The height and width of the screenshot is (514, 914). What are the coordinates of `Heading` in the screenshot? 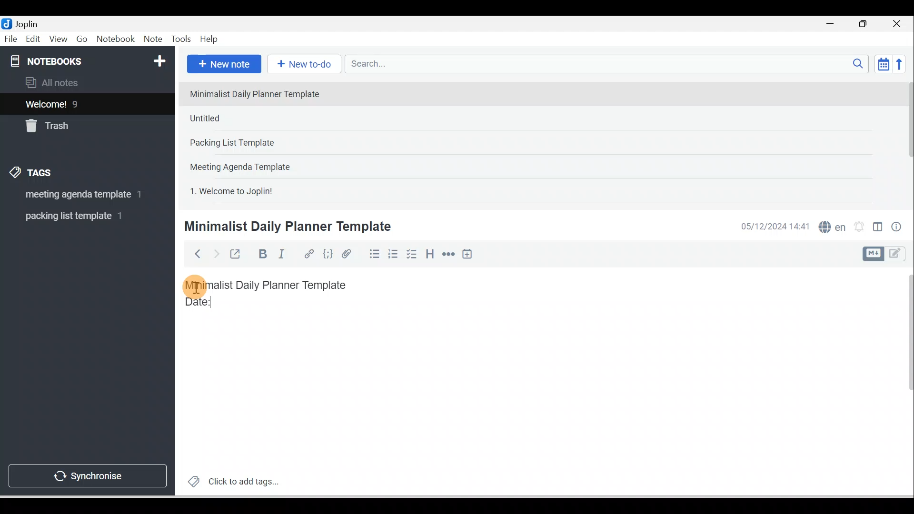 It's located at (429, 253).